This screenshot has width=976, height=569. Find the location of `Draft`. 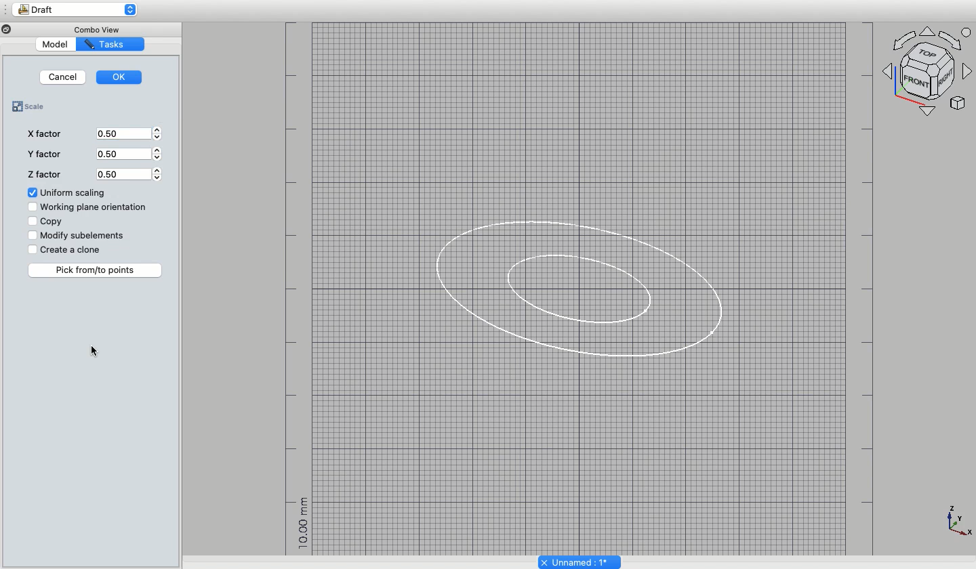

Draft is located at coordinates (81, 10).